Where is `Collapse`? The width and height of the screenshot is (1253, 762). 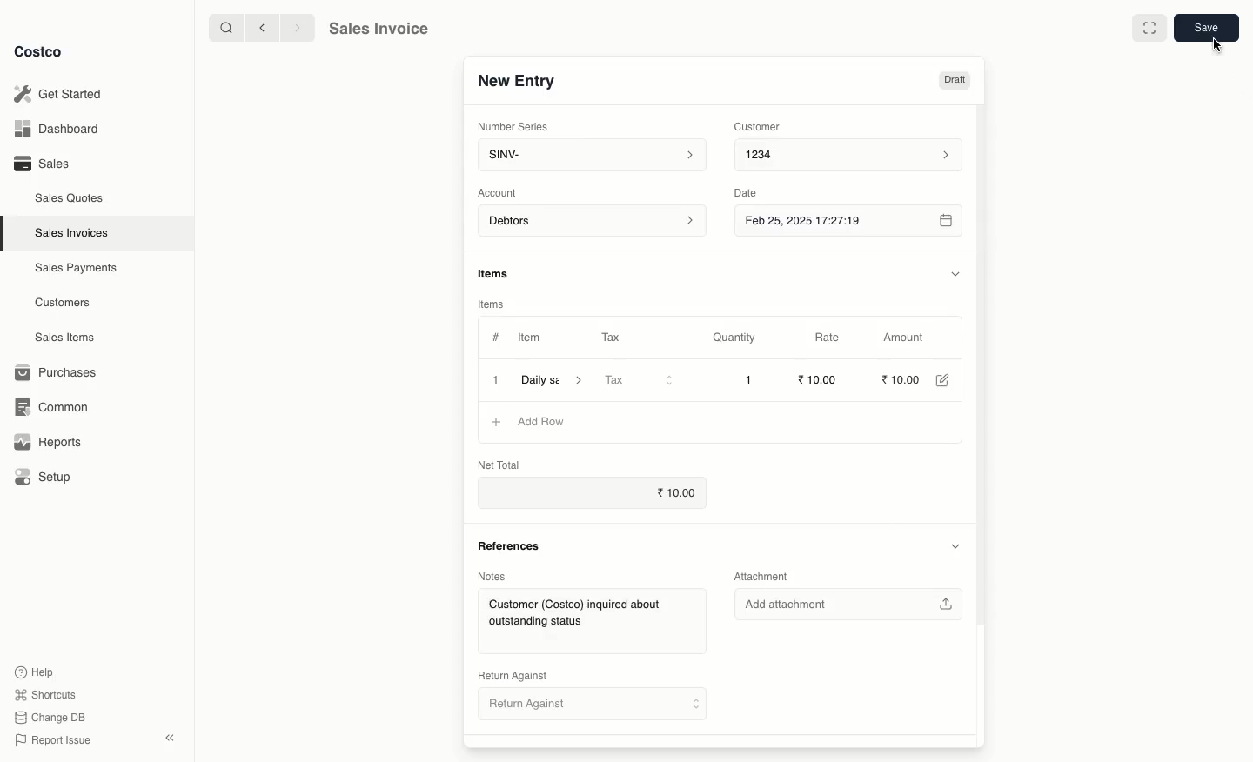
Collapse is located at coordinates (169, 738).